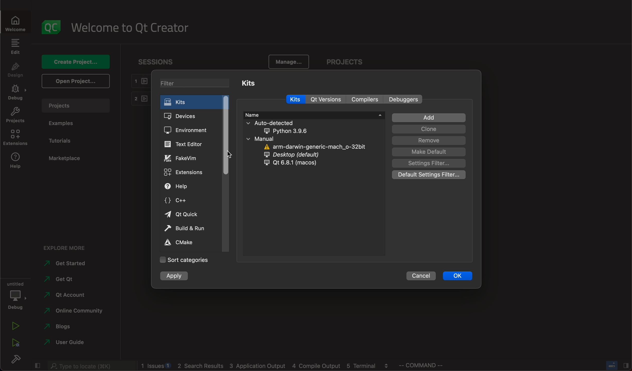 The height and width of the screenshot is (371, 632). What do you see at coordinates (176, 276) in the screenshot?
I see `apply` at bounding box center [176, 276].